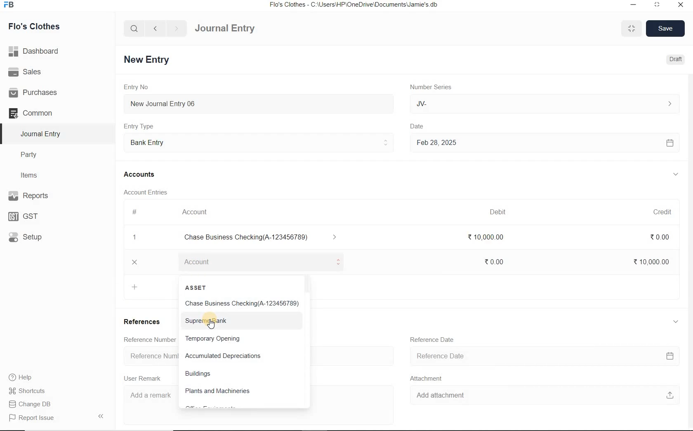  What do you see at coordinates (430, 379) in the screenshot?
I see `Attachment` at bounding box center [430, 379].